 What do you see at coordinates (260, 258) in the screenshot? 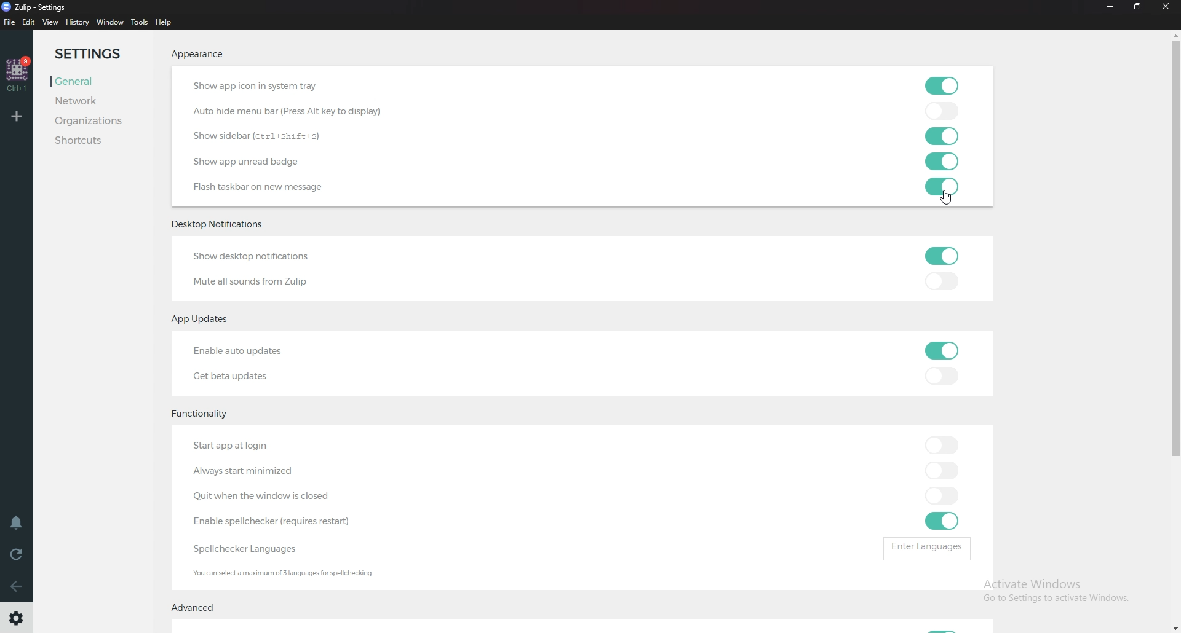
I see `show desktop notifications` at bounding box center [260, 258].